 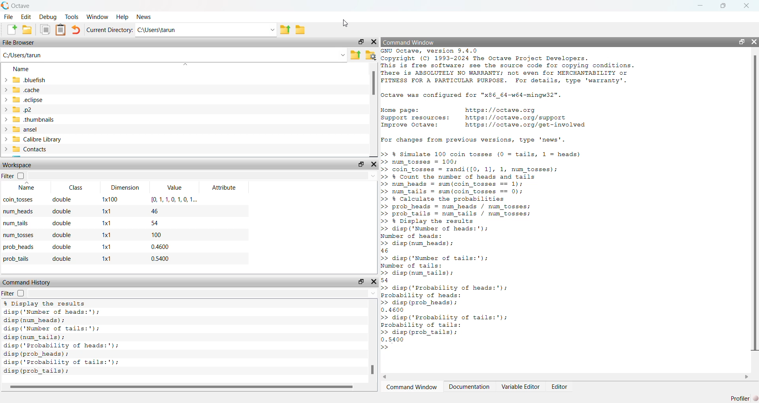 What do you see at coordinates (26, 17) in the screenshot?
I see `Edit` at bounding box center [26, 17].